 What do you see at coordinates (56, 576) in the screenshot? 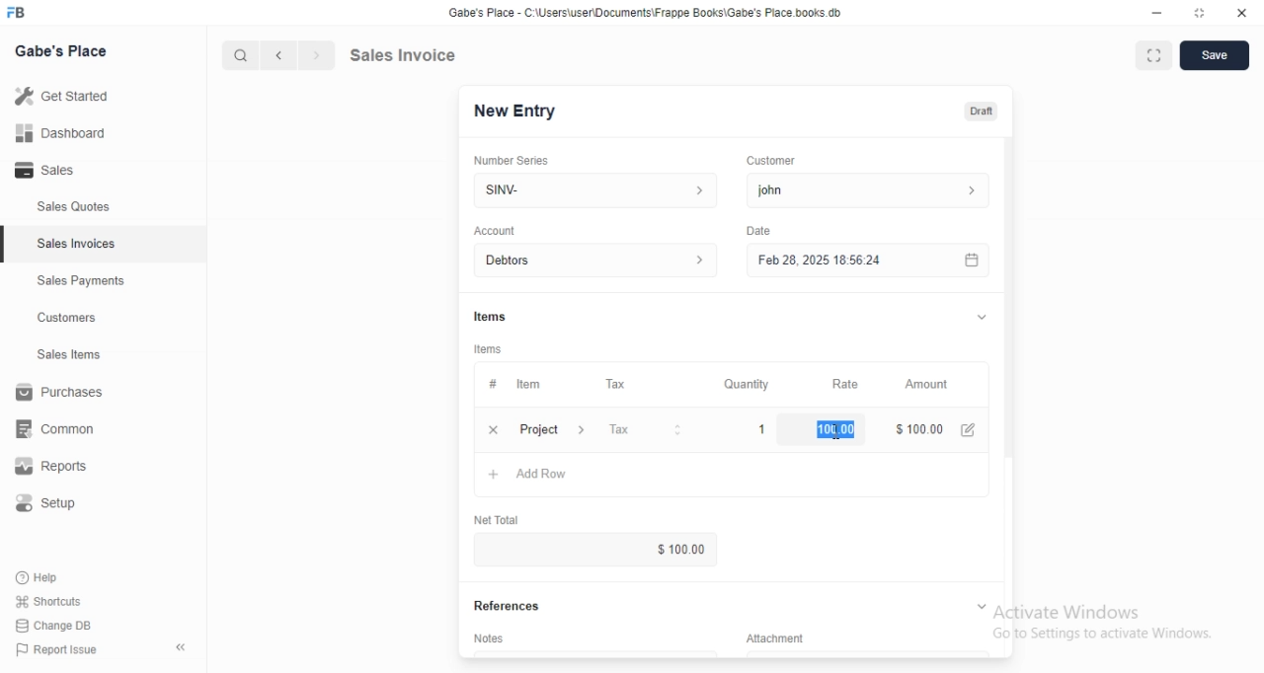
I see `Help` at bounding box center [56, 576].